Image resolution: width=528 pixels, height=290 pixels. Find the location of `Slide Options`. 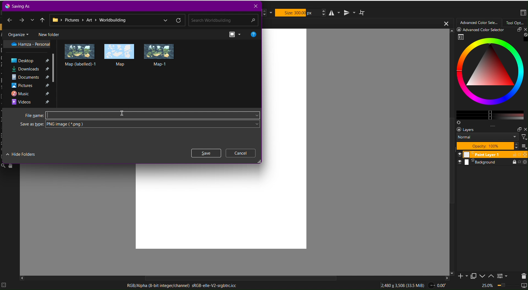

Slide Options is located at coordinates (483, 276).